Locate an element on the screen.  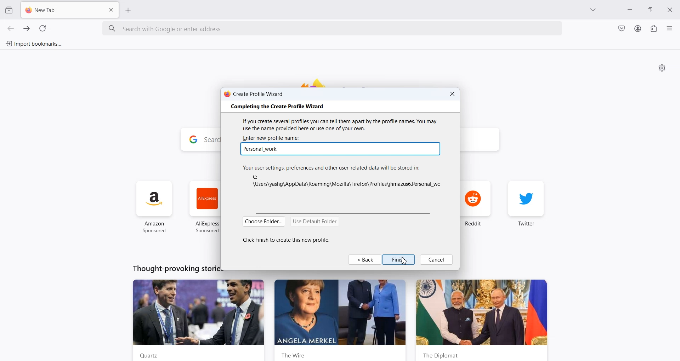
Minimize is located at coordinates (630, 11).